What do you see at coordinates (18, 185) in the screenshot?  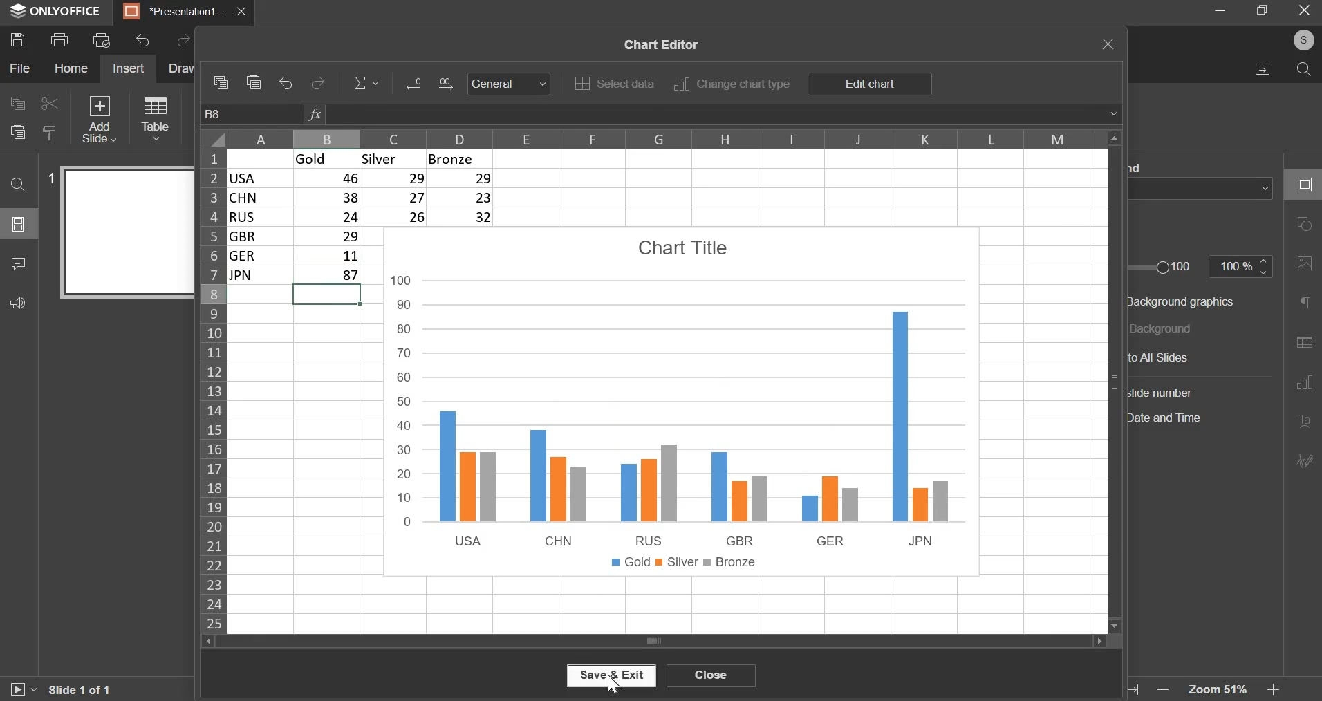 I see `find` at bounding box center [18, 185].